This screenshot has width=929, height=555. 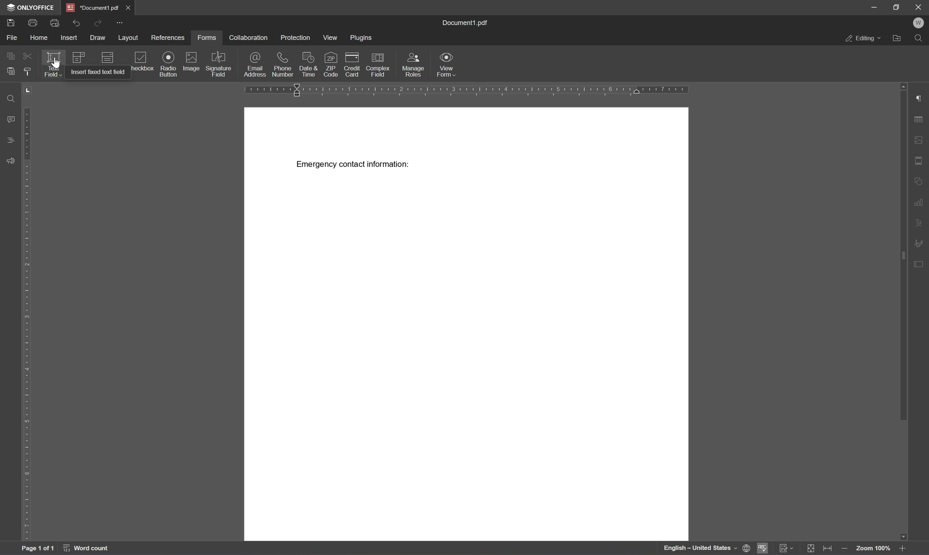 What do you see at coordinates (688, 546) in the screenshot?
I see `english - united states` at bounding box center [688, 546].